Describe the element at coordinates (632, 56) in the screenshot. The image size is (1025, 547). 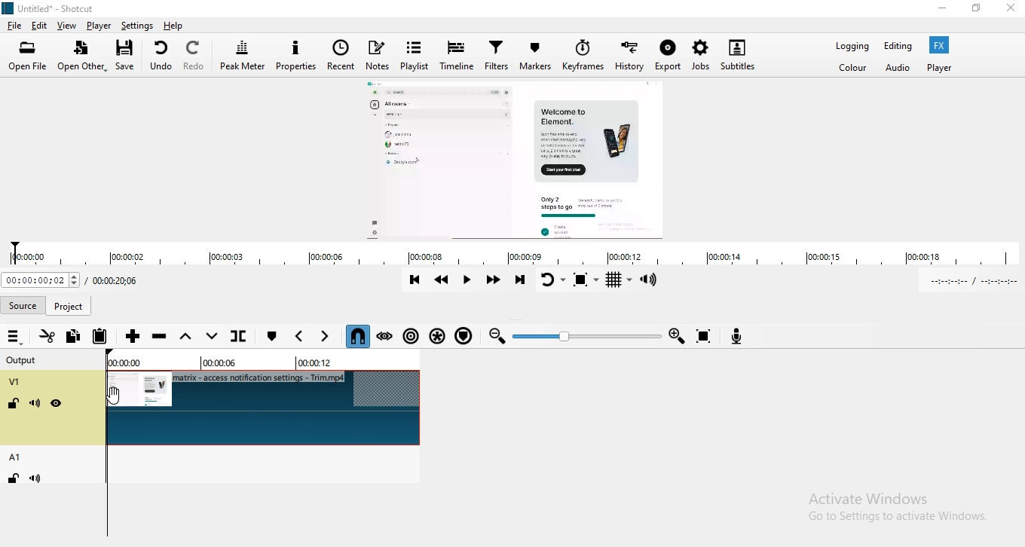
I see `History` at that location.